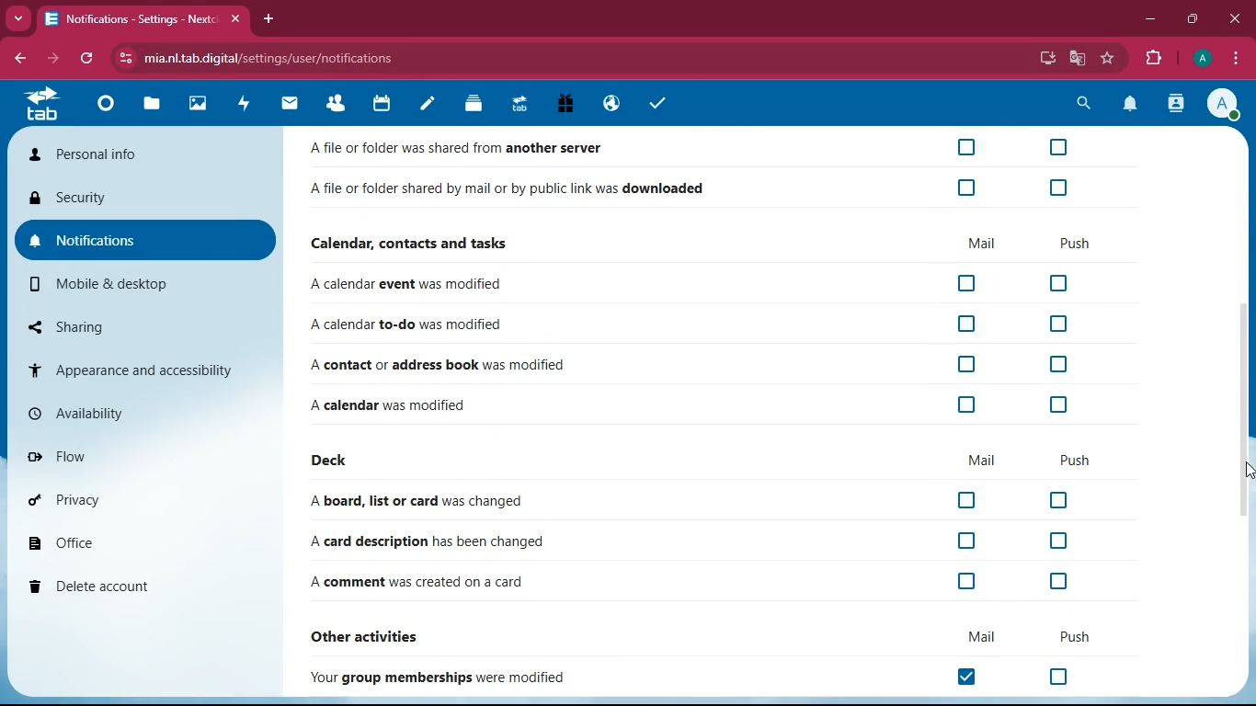 The height and width of the screenshot is (706, 1256). I want to click on minimize, so click(1149, 17).